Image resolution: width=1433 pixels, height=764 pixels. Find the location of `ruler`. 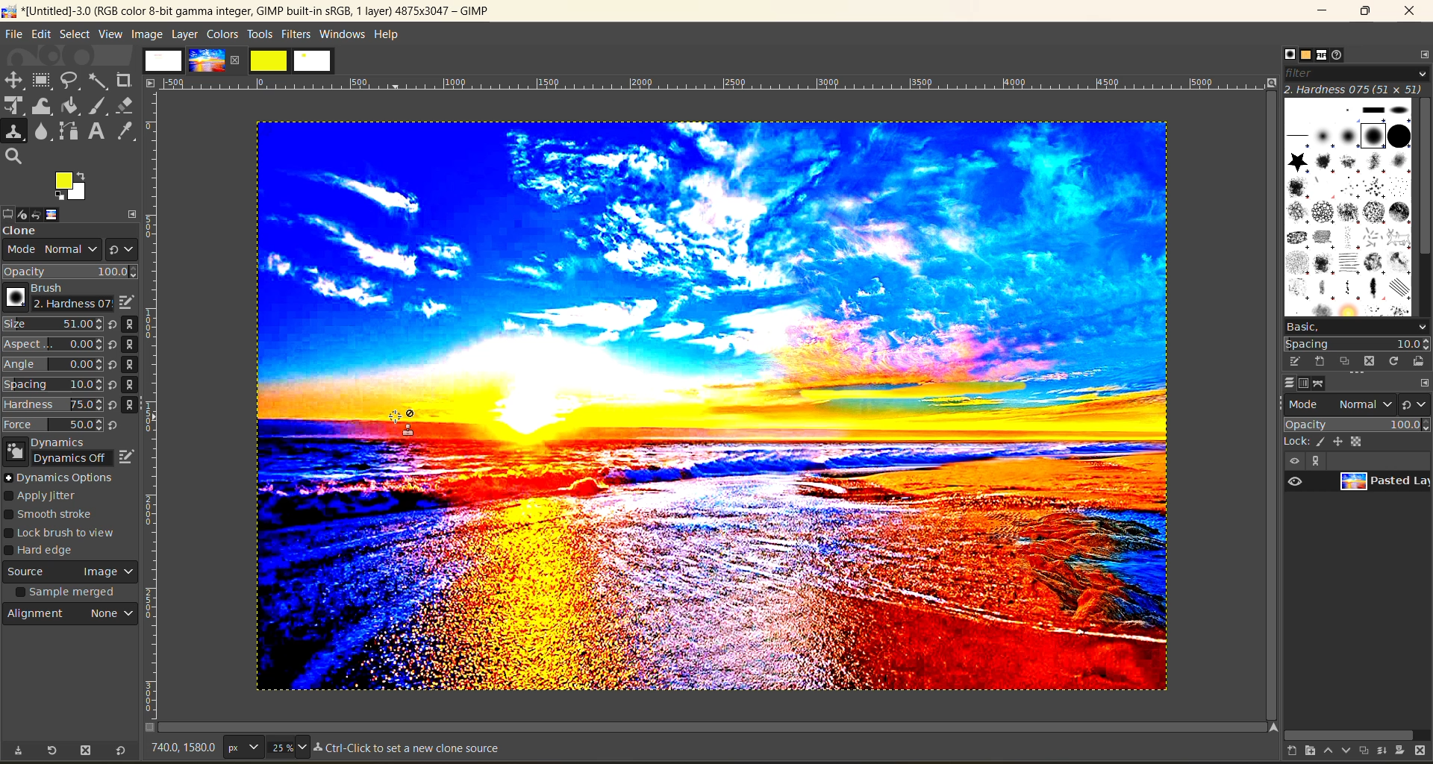

ruler is located at coordinates (717, 84).